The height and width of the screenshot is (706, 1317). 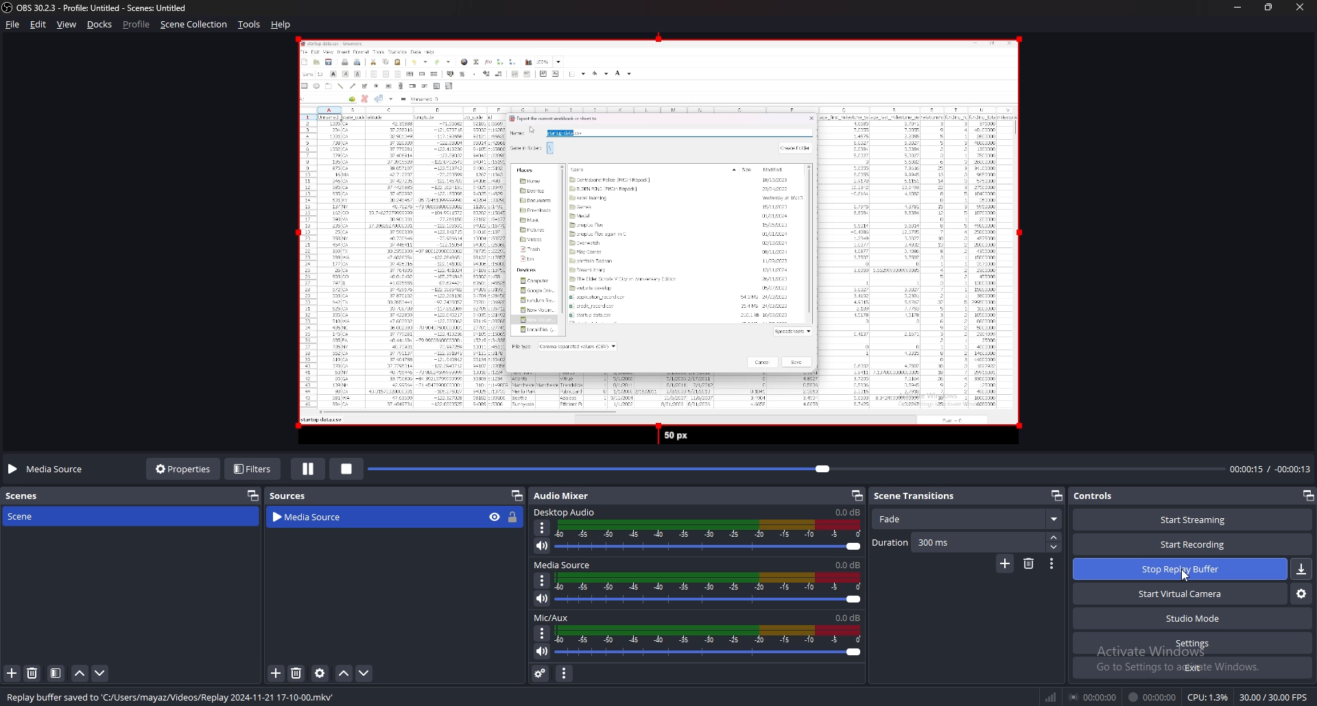 What do you see at coordinates (26, 516) in the screenshot?
I see `scene` at bounding box center [26, 516].